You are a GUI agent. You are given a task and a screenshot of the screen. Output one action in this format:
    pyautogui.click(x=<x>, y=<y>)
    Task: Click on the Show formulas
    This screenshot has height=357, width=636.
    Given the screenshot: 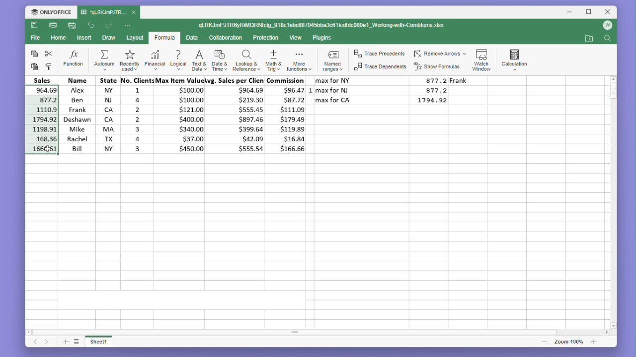 What is the action you would take?
    pyautogui.click(x=438, y=67)
    